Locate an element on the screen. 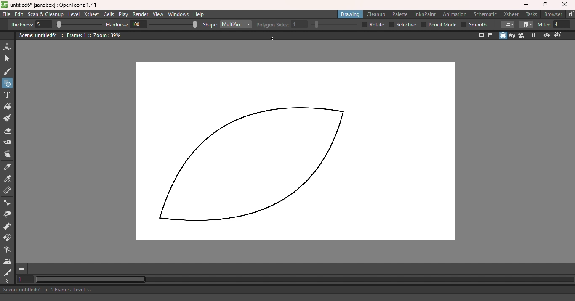  Render is located at coordinates (141, 15).